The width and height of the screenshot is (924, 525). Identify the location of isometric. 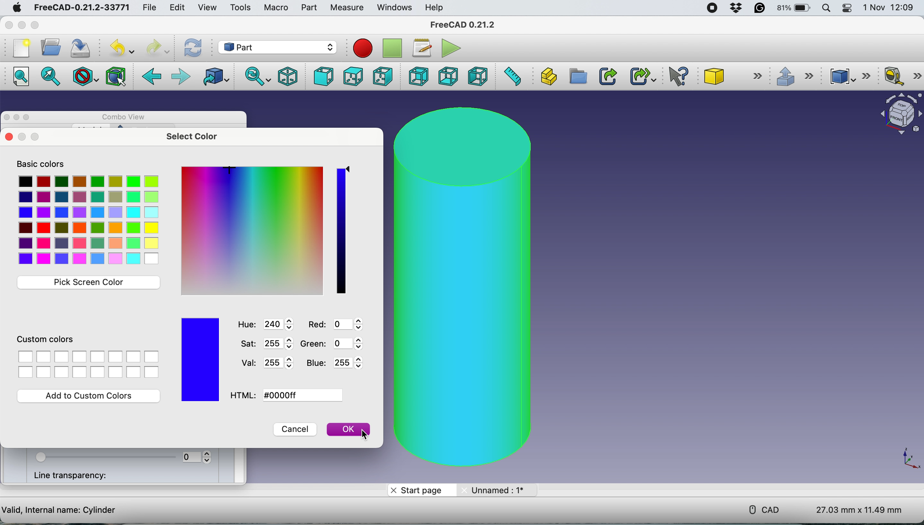
(287, 76).